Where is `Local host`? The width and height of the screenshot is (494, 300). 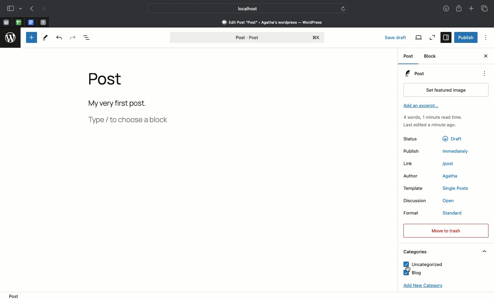
Local host is located at coordinates (243, 8).